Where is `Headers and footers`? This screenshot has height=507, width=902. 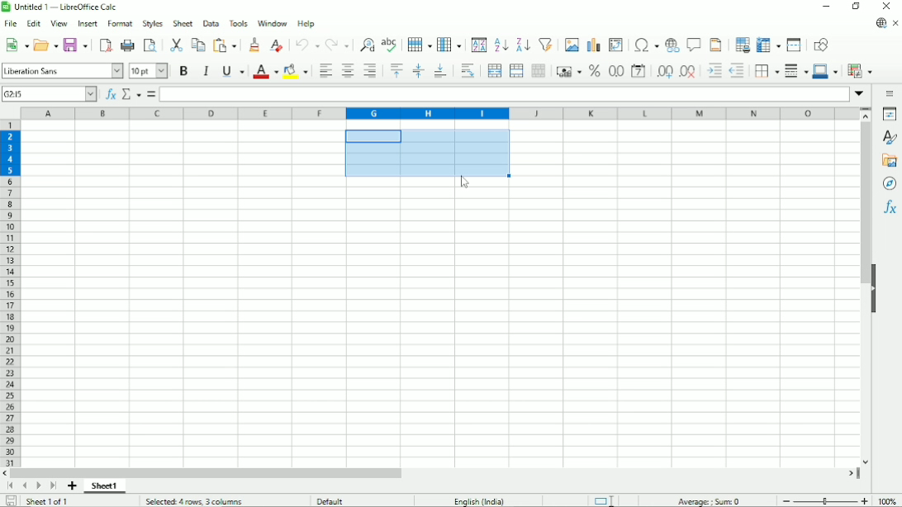 Headers and footers is located at coordinates (715, 44).